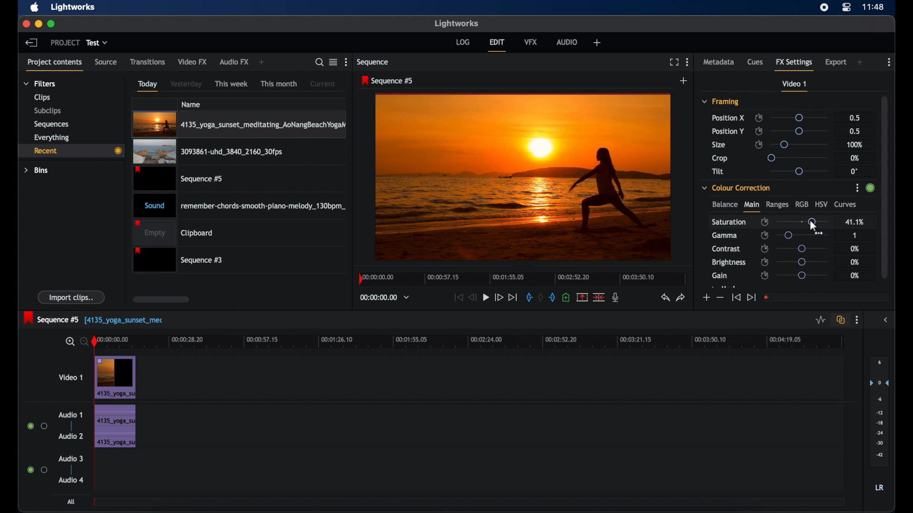  Describe the element at coordinates (737, 187) in the screenshot. I see `color correction` at that location.